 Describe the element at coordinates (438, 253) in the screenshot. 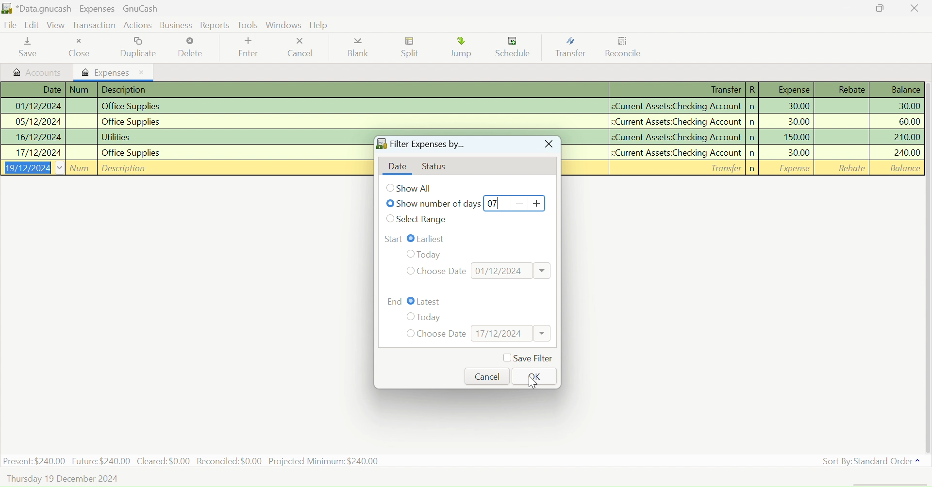

I see `Today` at that location.